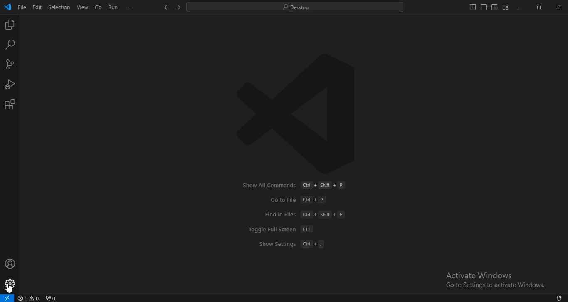 This screenshot has height=302, width=568. Describe the element at coordinates (538, 7) in the screenshot. I see `restore windows` at that location.